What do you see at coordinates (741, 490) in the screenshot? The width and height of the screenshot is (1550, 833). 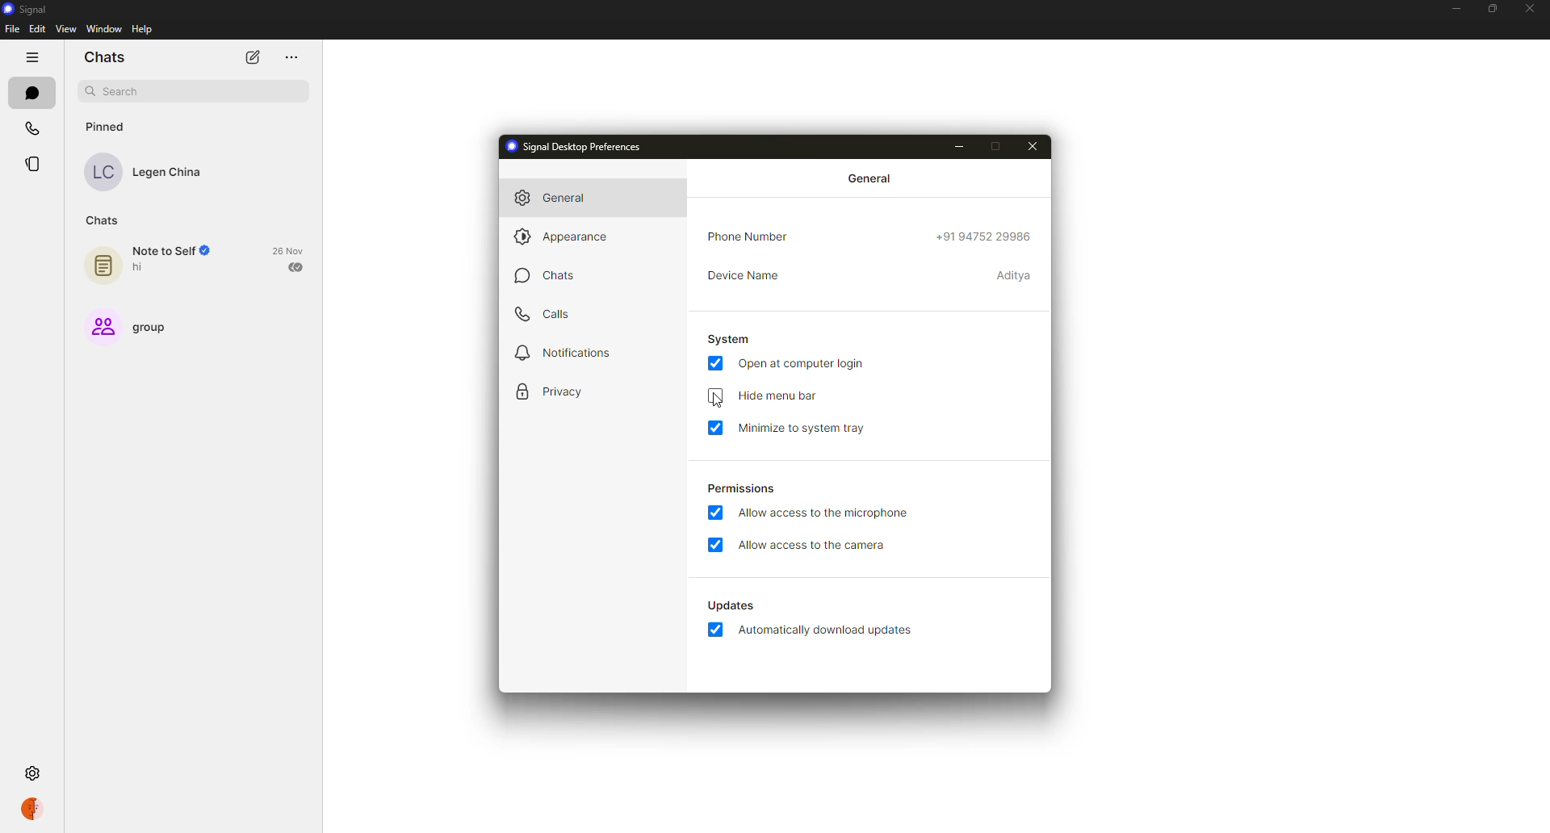 I see `permissions` at bounding box center [741, 490].